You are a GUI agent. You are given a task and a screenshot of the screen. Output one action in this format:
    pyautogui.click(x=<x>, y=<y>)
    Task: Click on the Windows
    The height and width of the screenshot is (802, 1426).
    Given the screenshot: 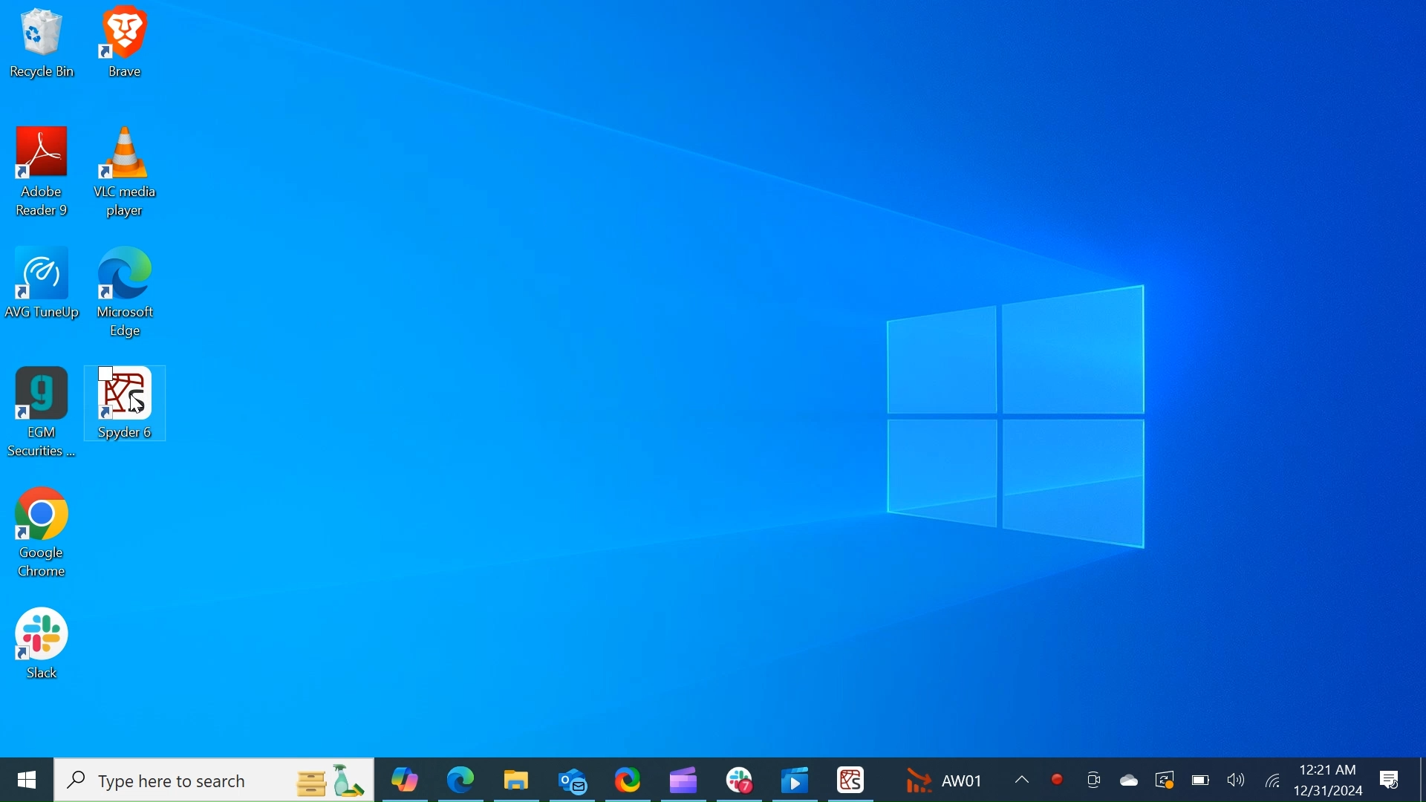 What is the action you would take?
    pyautogui.click(x=26, y=778)
    